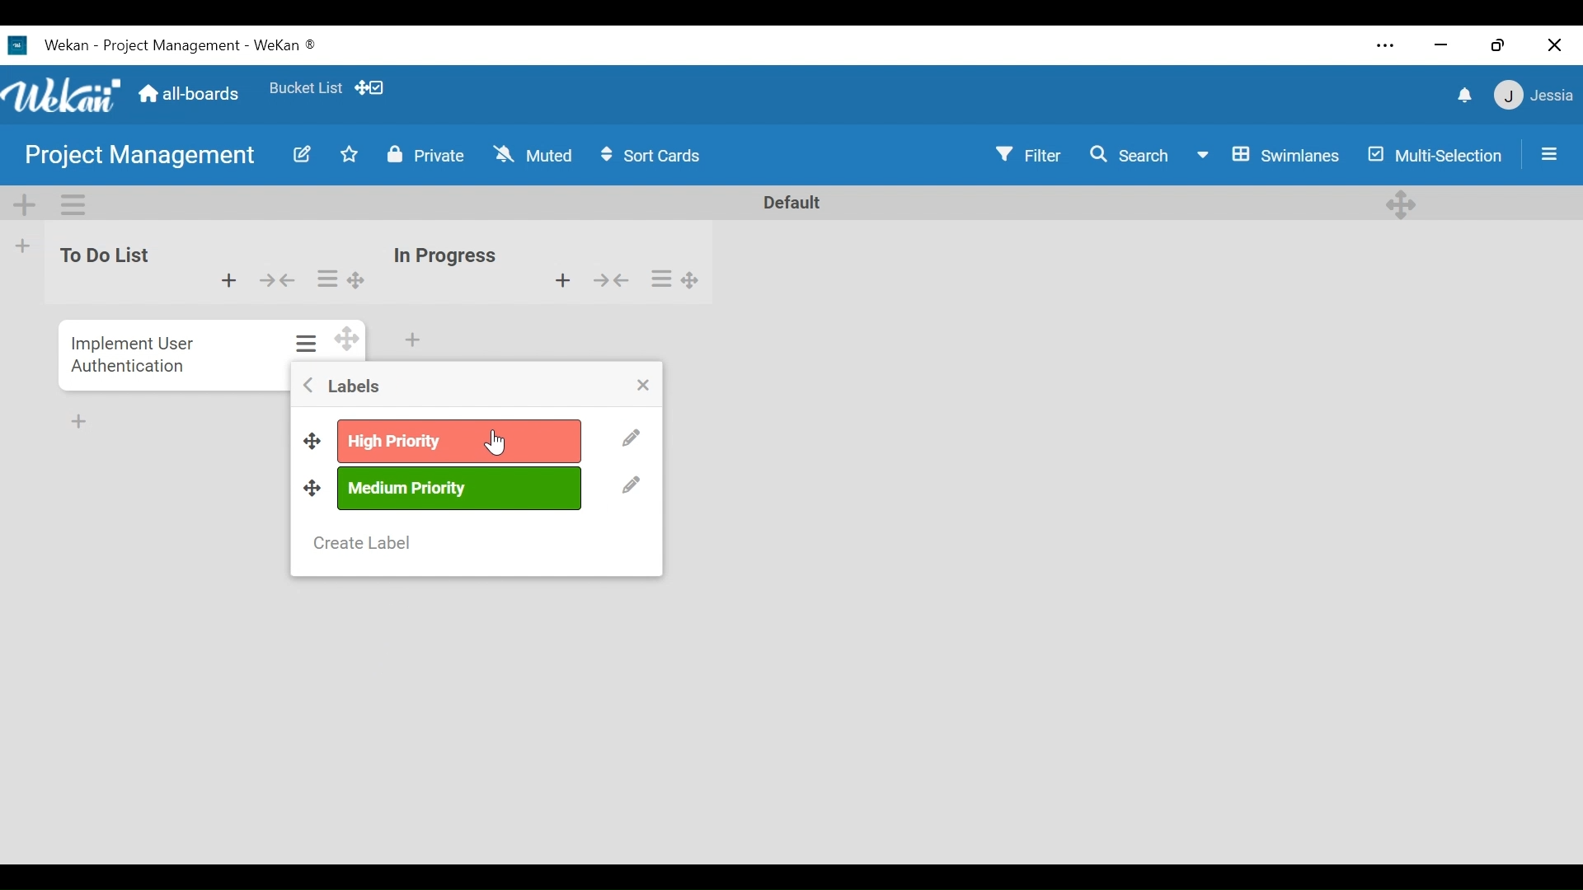  Describe the element at coordinates (311, 443) in the screenshot. I see `drag handles` at that location.